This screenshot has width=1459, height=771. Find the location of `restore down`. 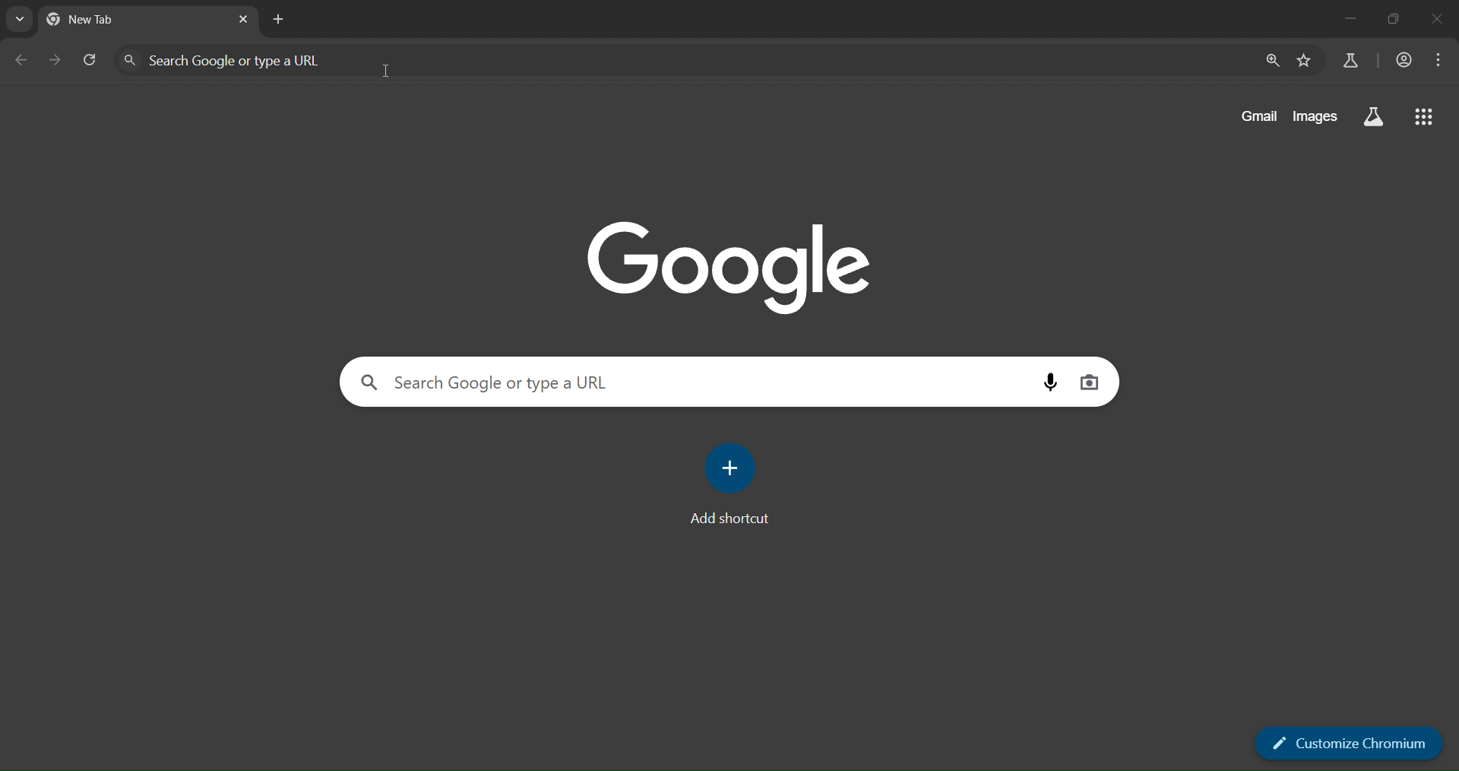

restore down is located at coordinates (1396, 18).